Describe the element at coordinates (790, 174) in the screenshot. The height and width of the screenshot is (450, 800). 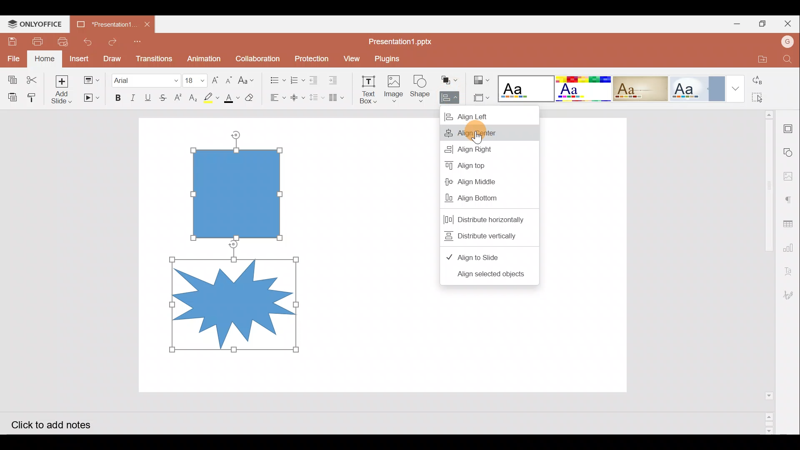
I see `Image settings` at that location.